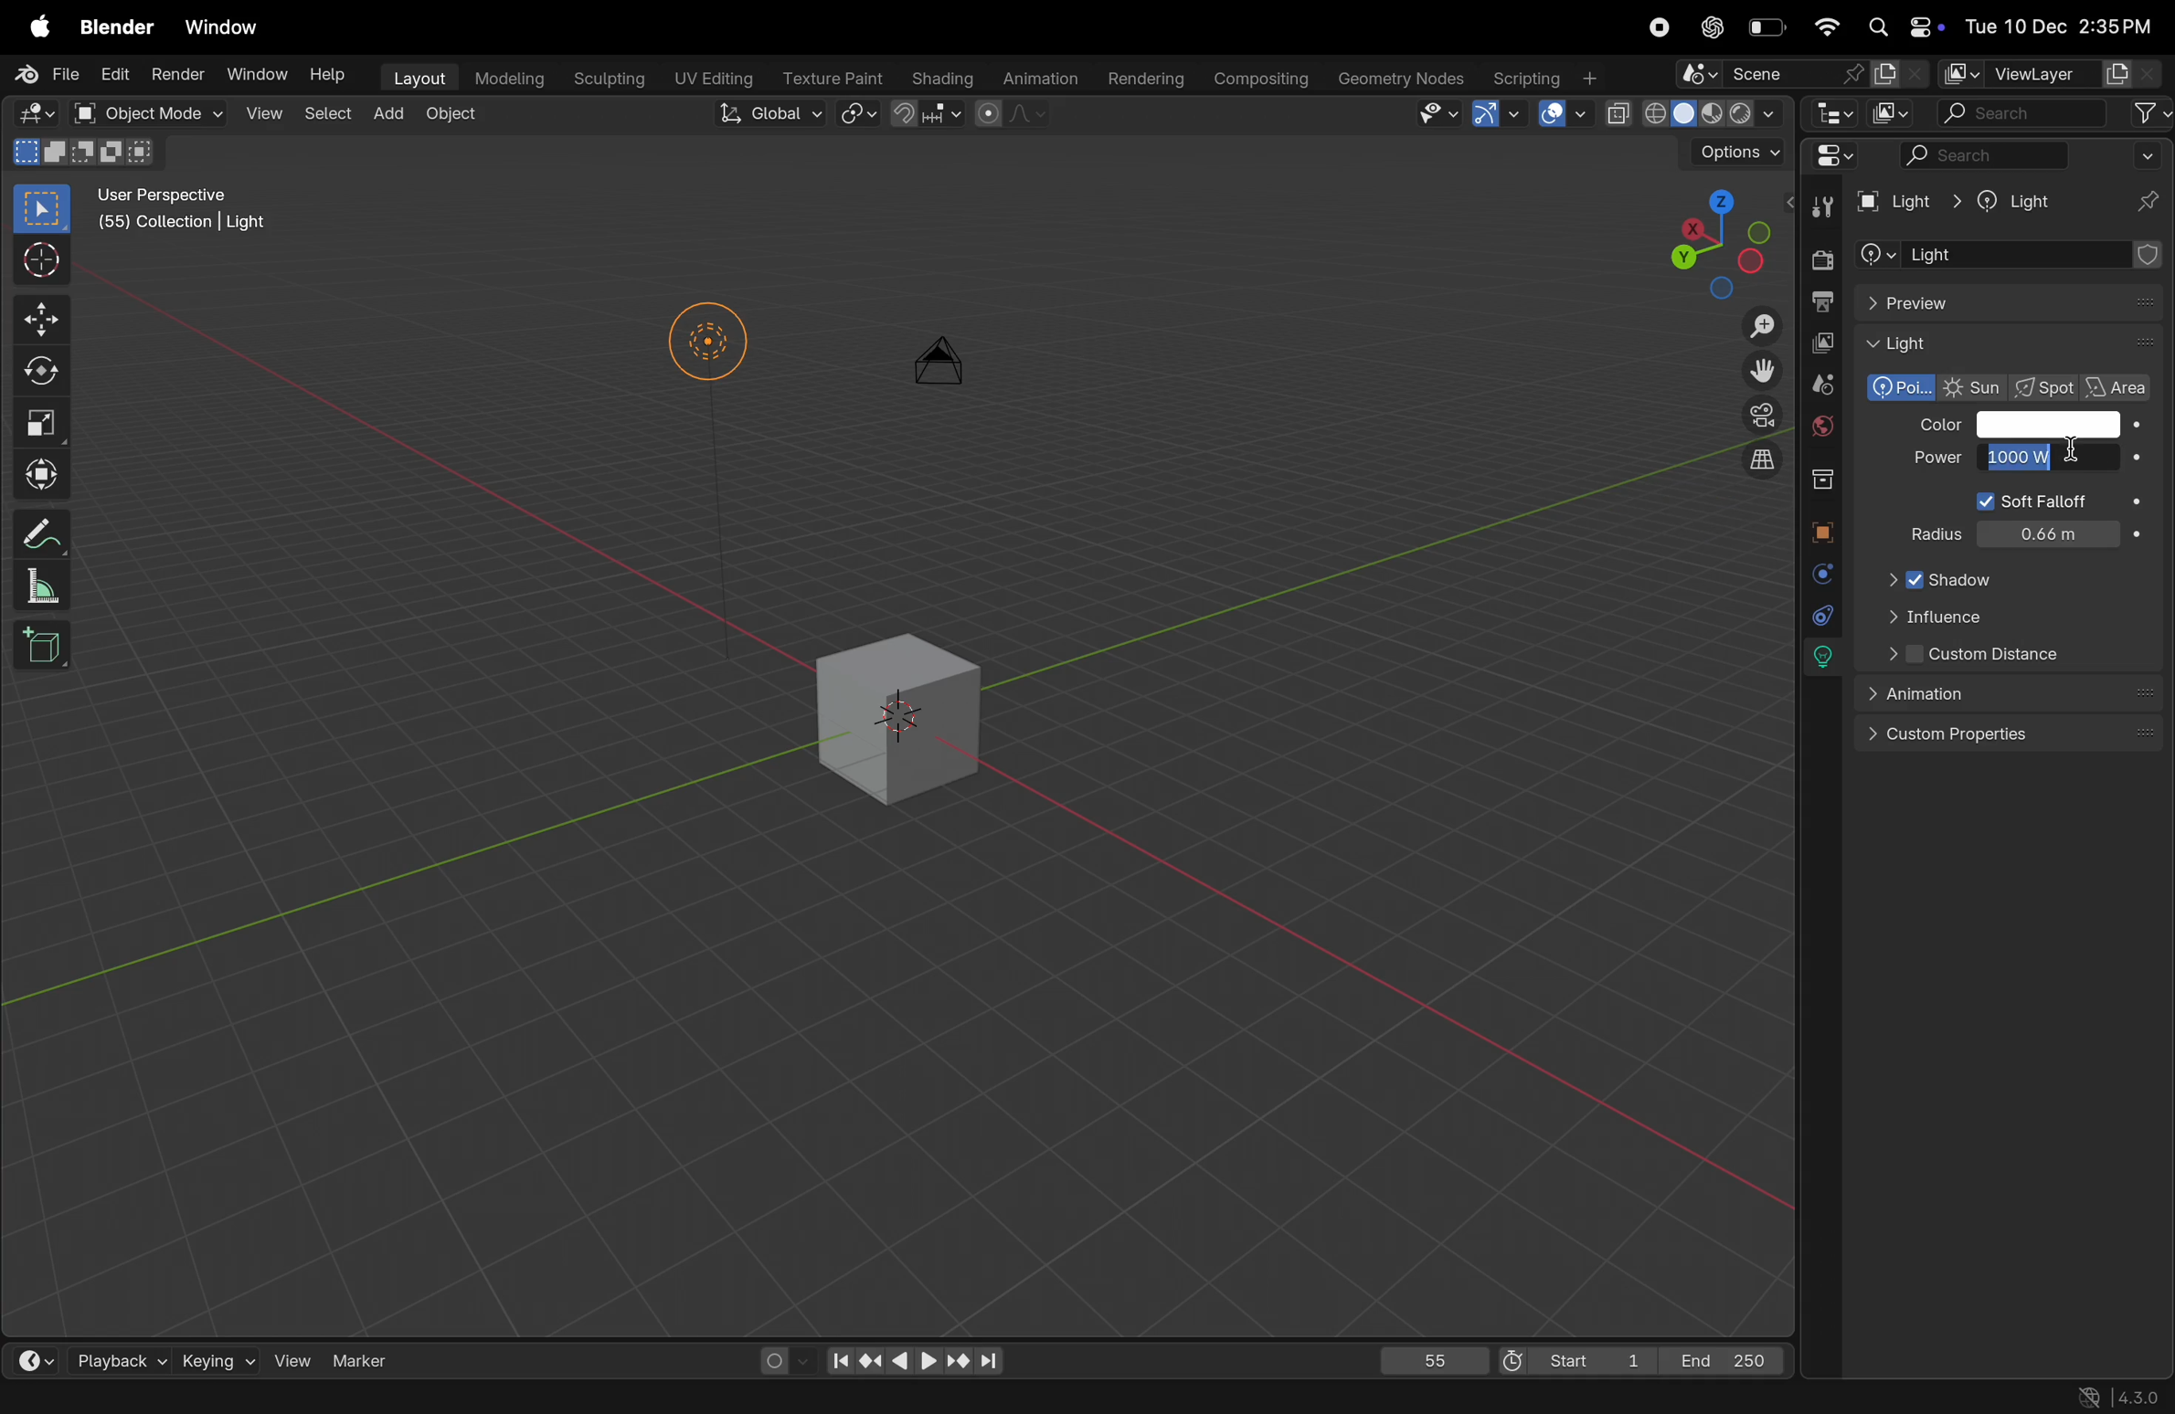 This screenshot has height=1414, width=2175. What do you see at coordinates (415, 76) in the screenshot?
I see `layout` at bounding box center [415, 76].